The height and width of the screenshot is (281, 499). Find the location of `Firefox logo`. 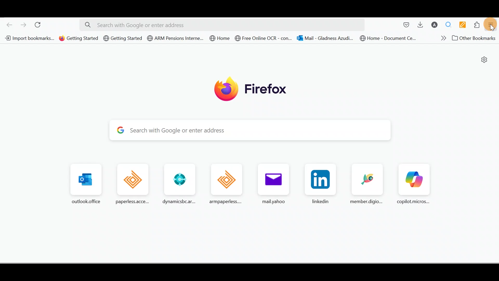

Firefox logo is located at coordinates (255, 89).